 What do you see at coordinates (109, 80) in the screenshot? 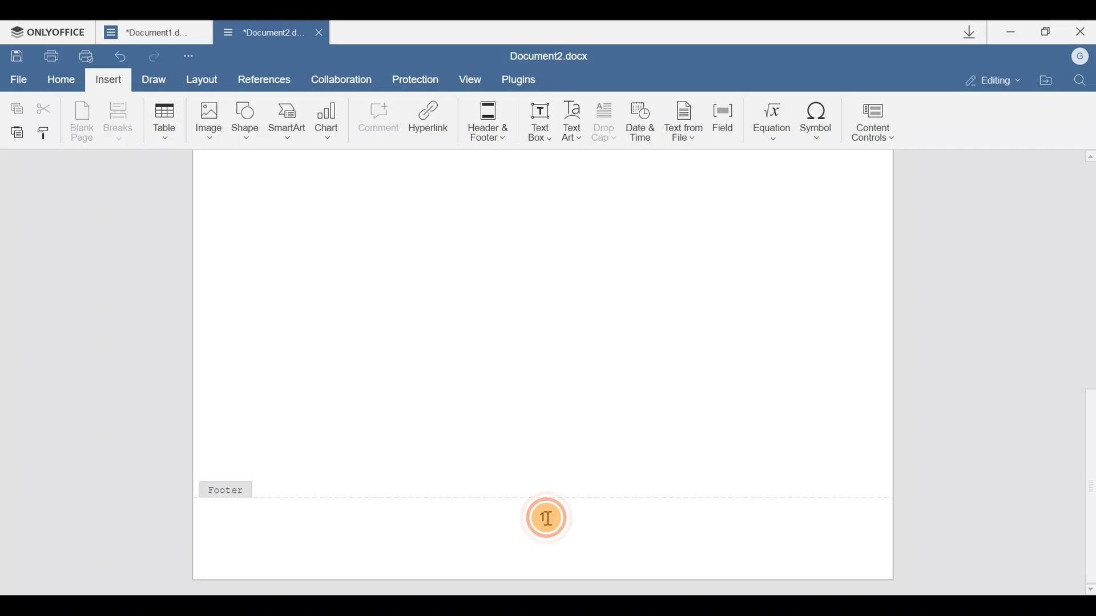
I see `Insert` at bounding box center [109, 80].